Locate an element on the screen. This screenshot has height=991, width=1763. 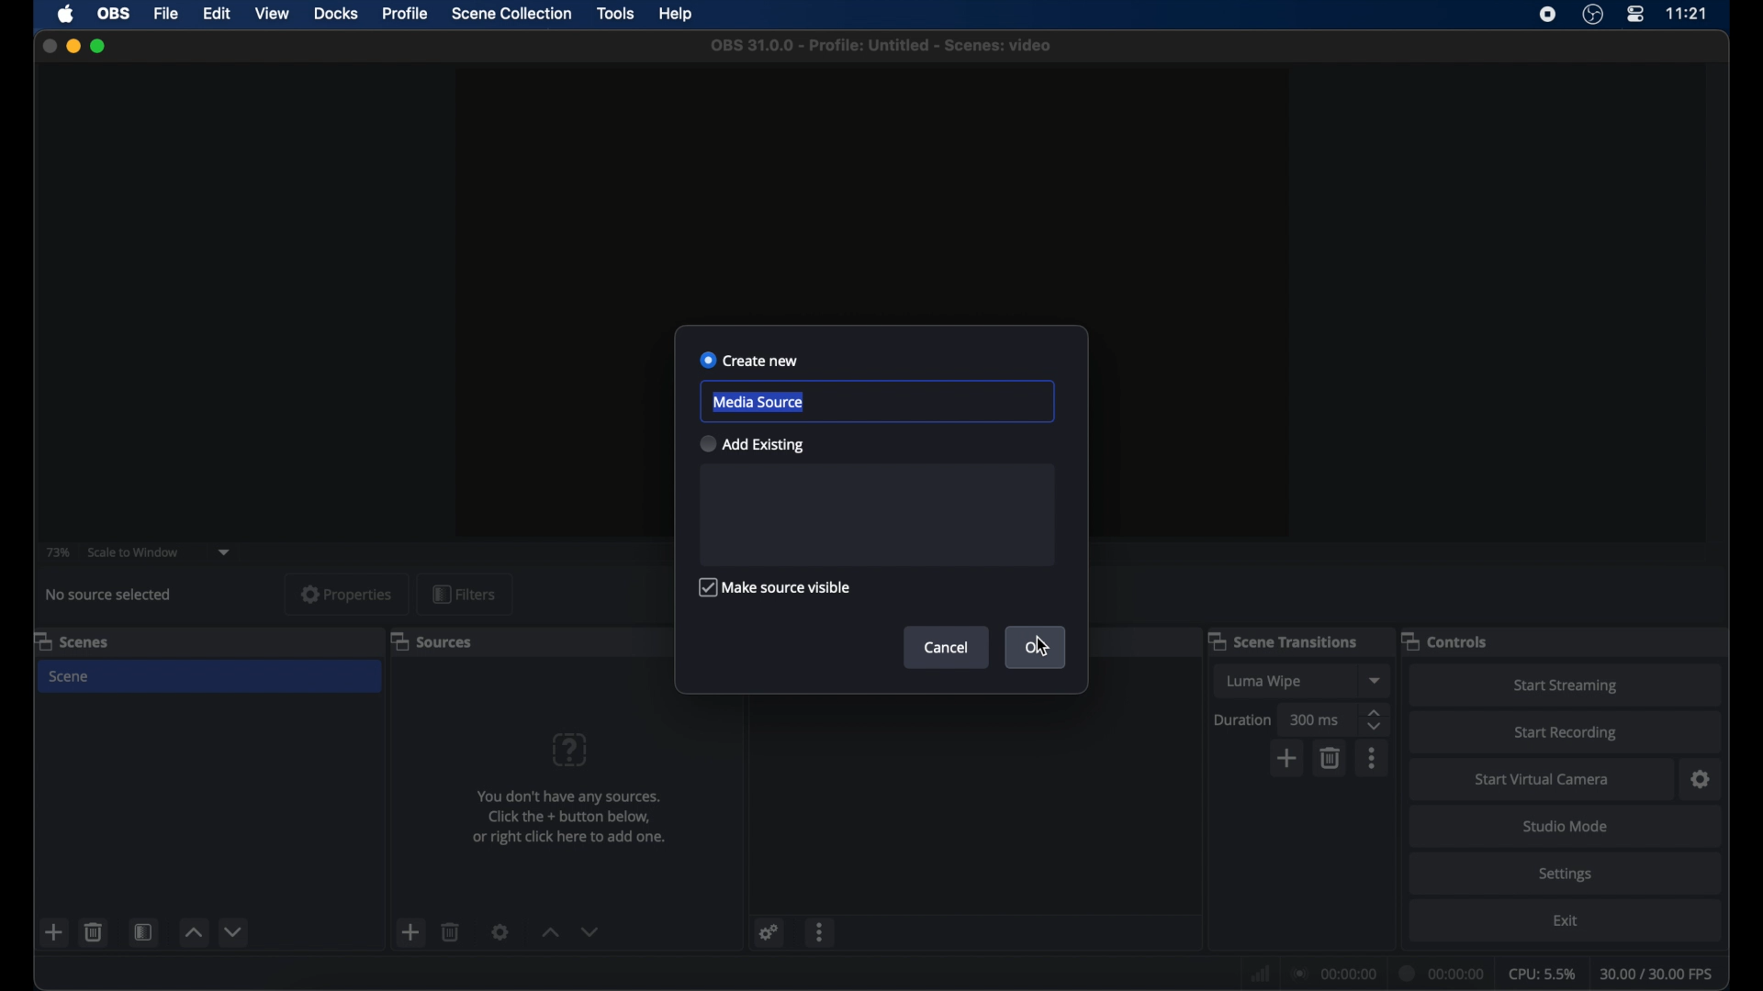
obs studio is located at coordinates (1593, 15).